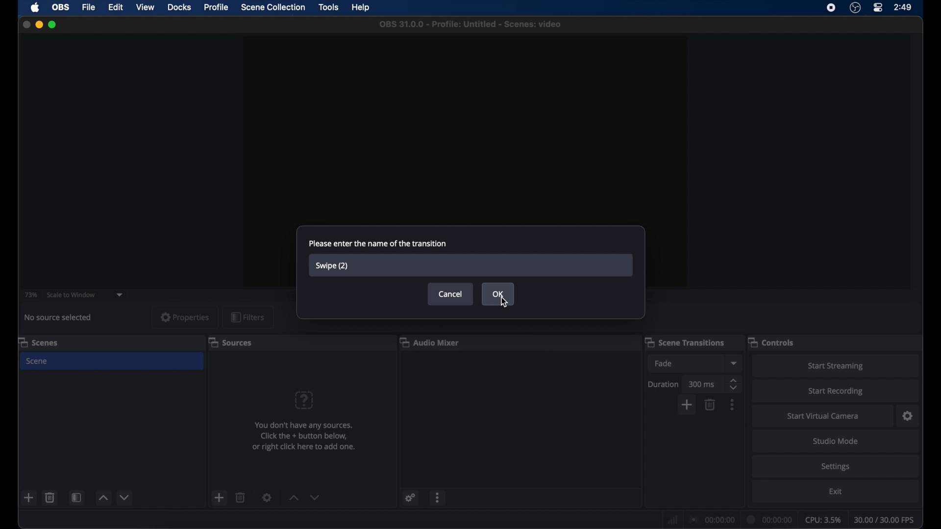 The image size is (941, 529). Describe the element at coordinates (333, 266) in the screenshot. I see `swipe` at that location.